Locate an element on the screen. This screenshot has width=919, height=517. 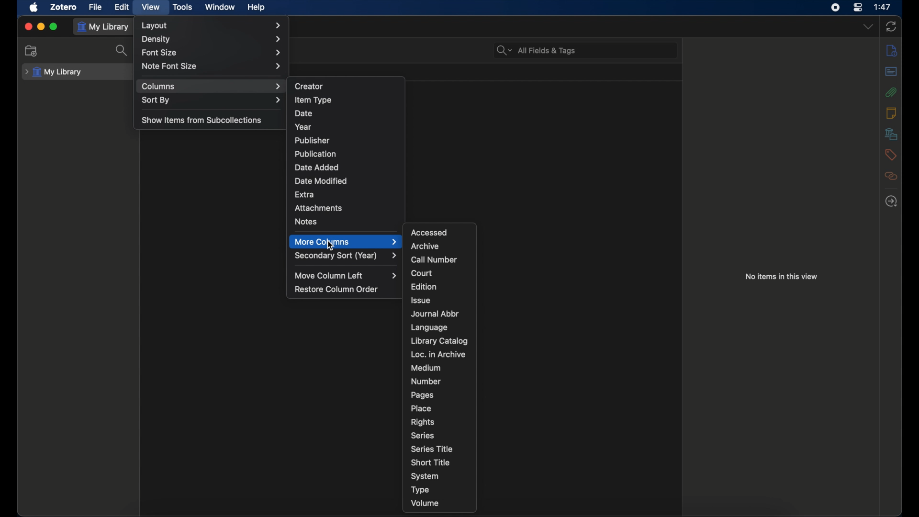
series is located at coordinates (423, 436).